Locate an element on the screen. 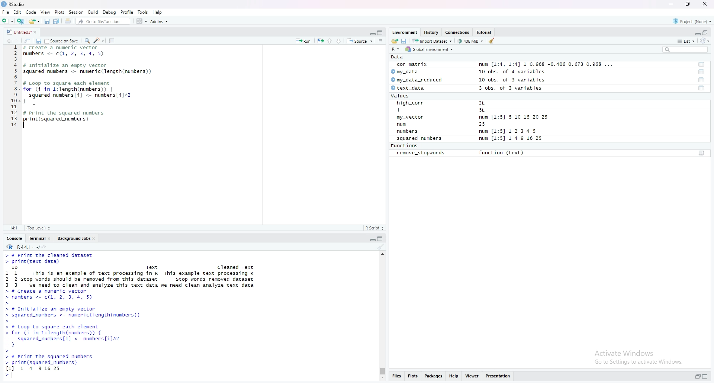 The width and height of the screenshot is (714, 383). Files is located at coordinates (396, 377).